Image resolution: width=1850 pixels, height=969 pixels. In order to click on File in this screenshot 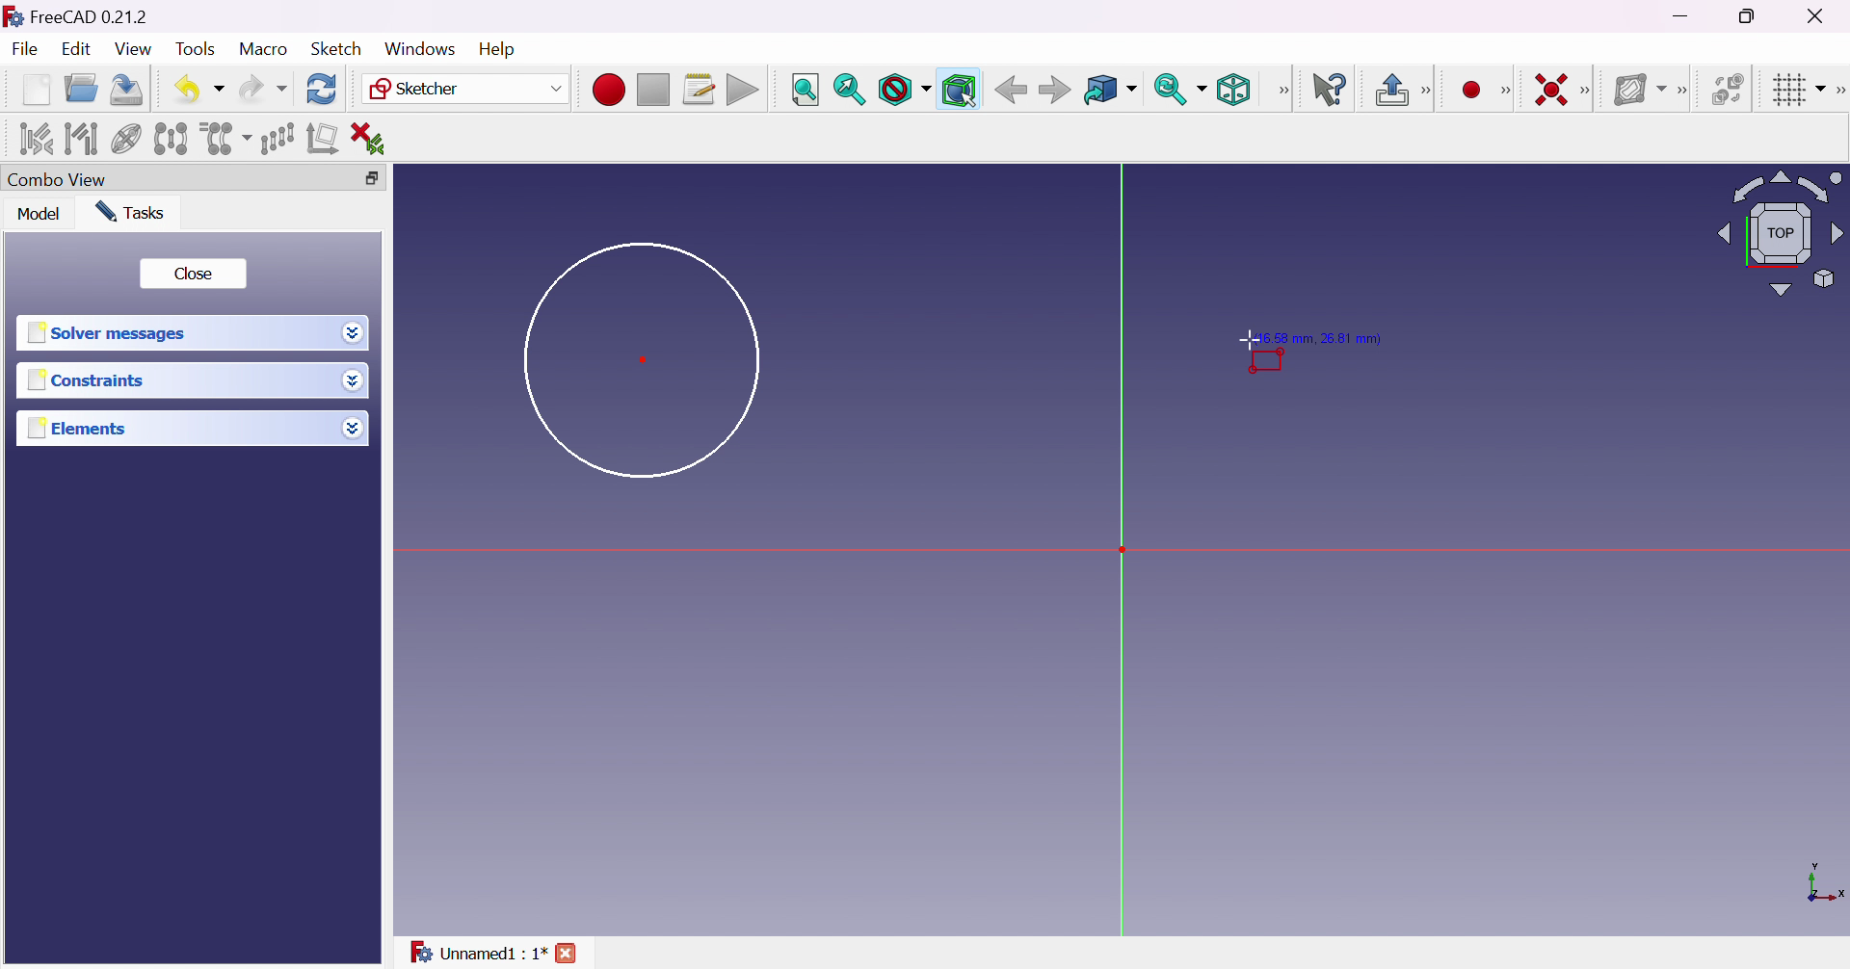, I will do `click(27, 51)`.